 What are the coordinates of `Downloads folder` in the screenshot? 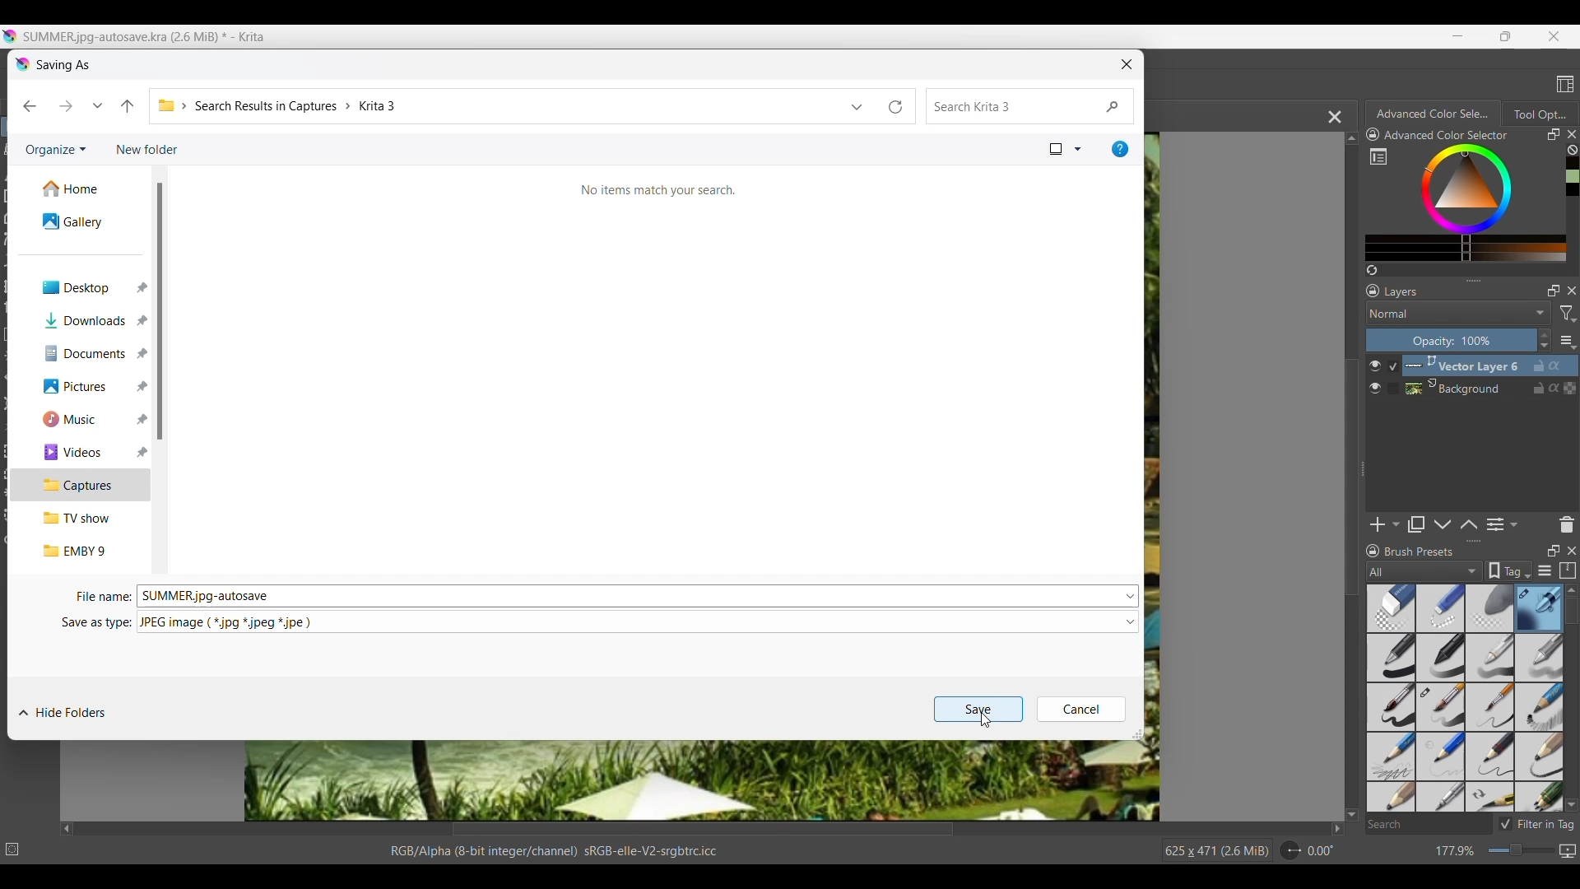 It's located at (81, 321).